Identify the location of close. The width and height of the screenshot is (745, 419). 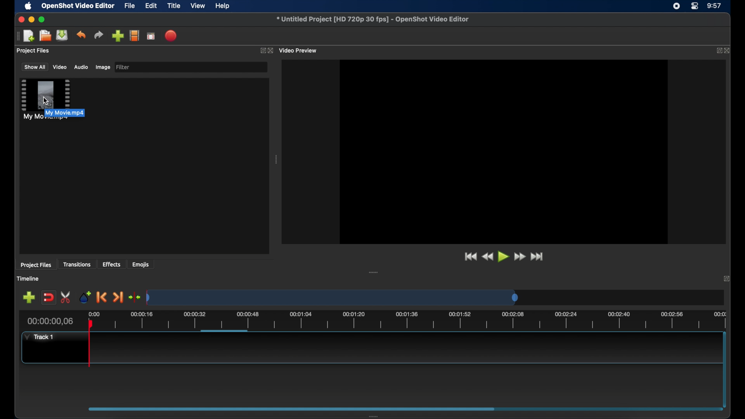
(20, 19).